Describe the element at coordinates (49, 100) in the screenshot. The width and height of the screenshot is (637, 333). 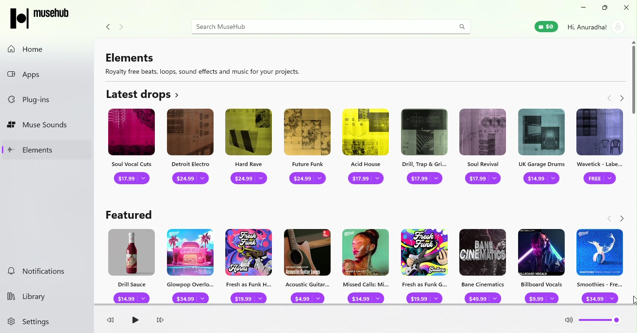
I see `Plug-ins` at that location.